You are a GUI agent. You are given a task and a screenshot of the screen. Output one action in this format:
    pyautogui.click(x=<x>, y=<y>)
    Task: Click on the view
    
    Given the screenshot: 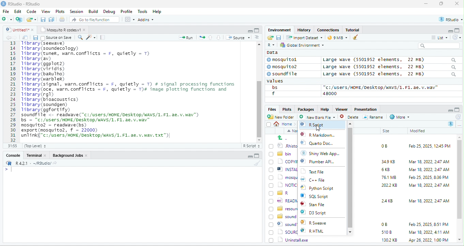 What is the action you would take?
    pyautogui.click(x=129, y=19)
    